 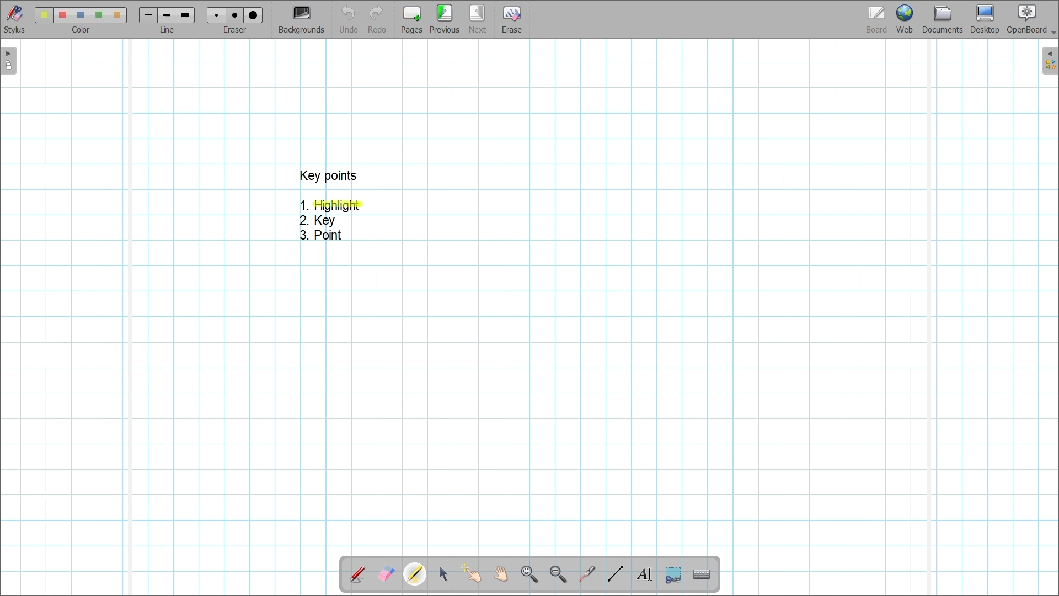 I want to click on OpenBoard, so click(x=1031, y=20).